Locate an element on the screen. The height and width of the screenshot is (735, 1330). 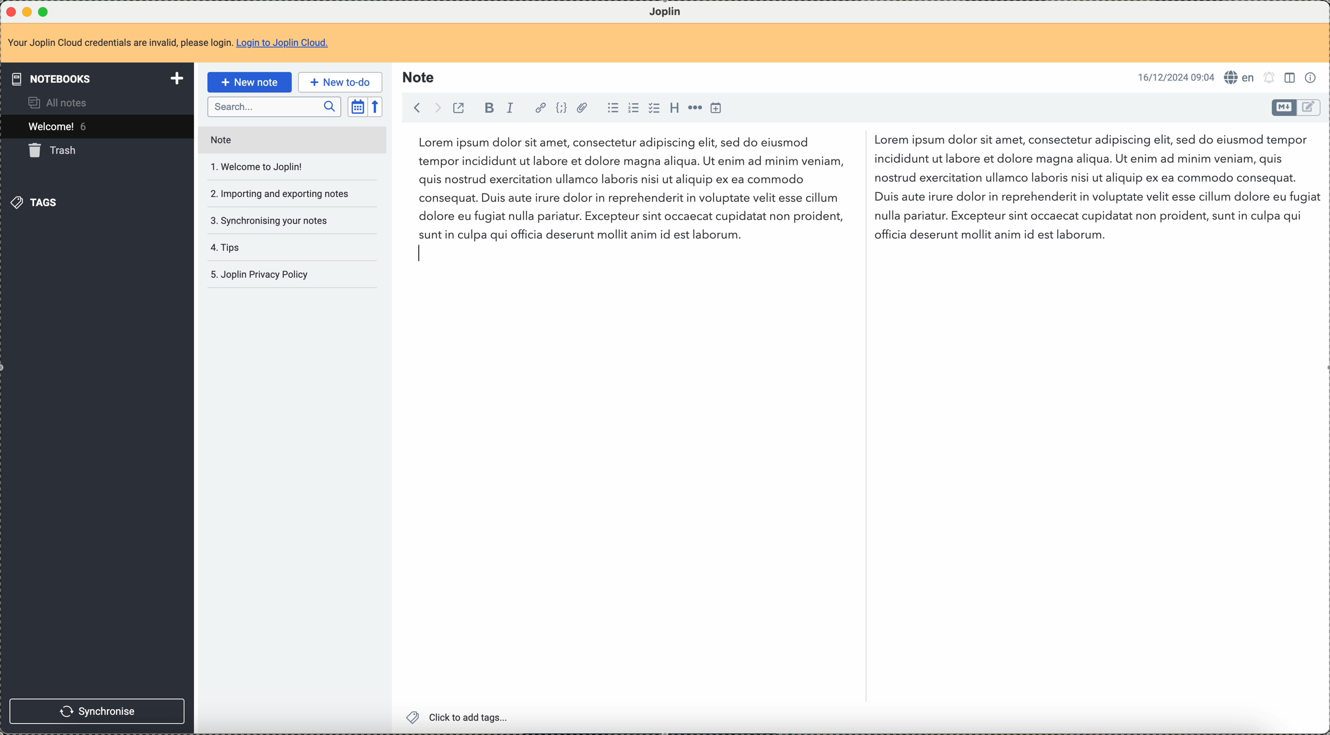
synchronise is located at coordinates (98, 712).